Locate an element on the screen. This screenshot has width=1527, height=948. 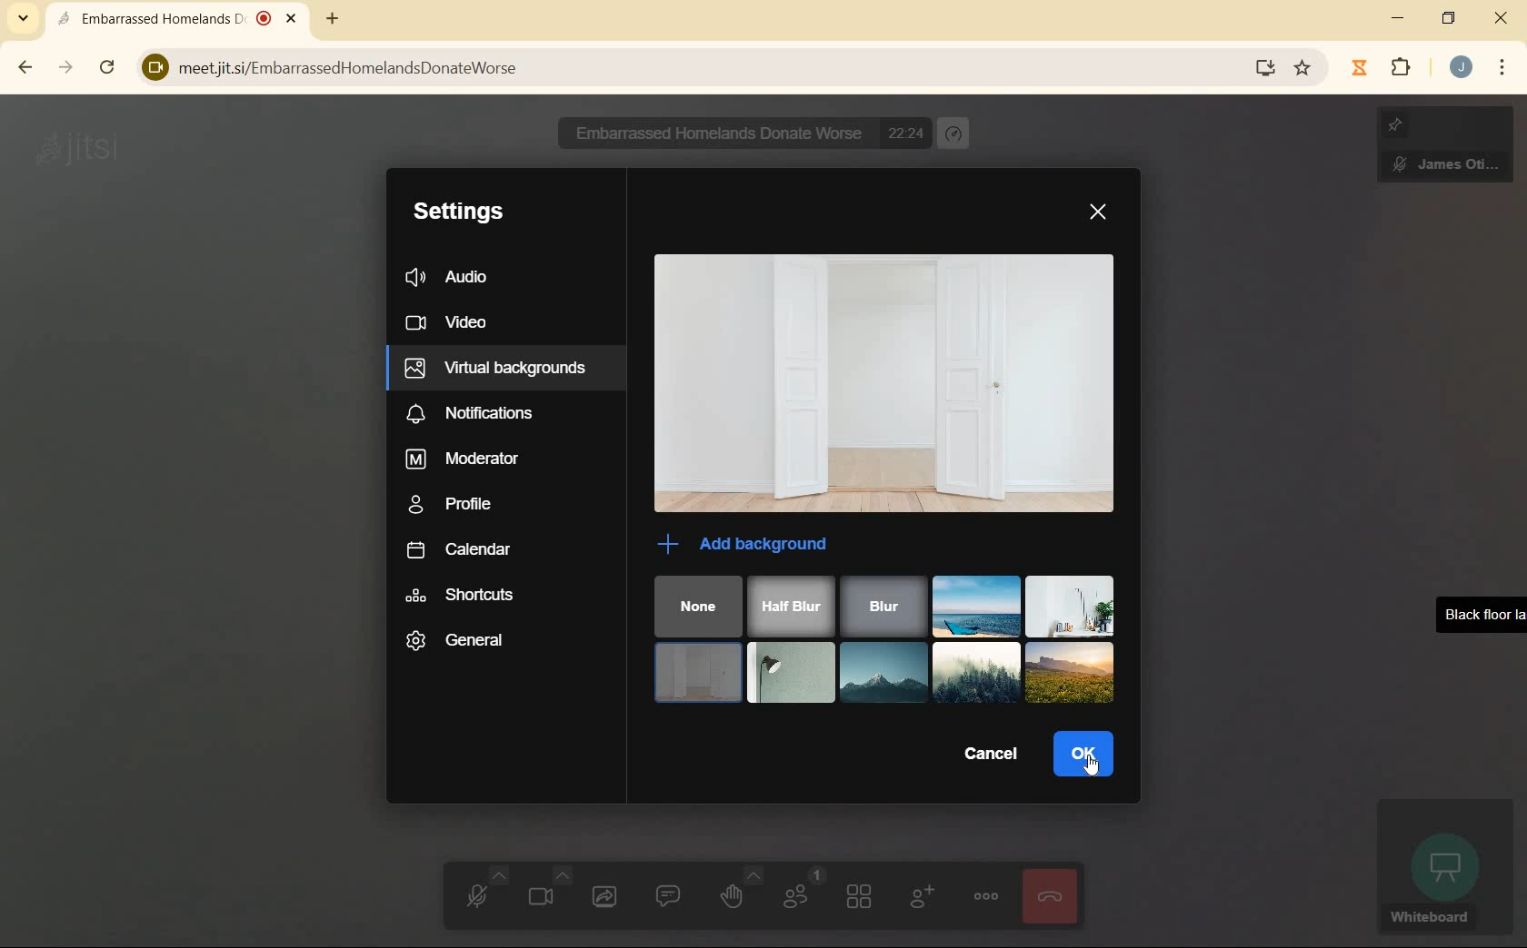
profile is located at coordinates (452, 503).